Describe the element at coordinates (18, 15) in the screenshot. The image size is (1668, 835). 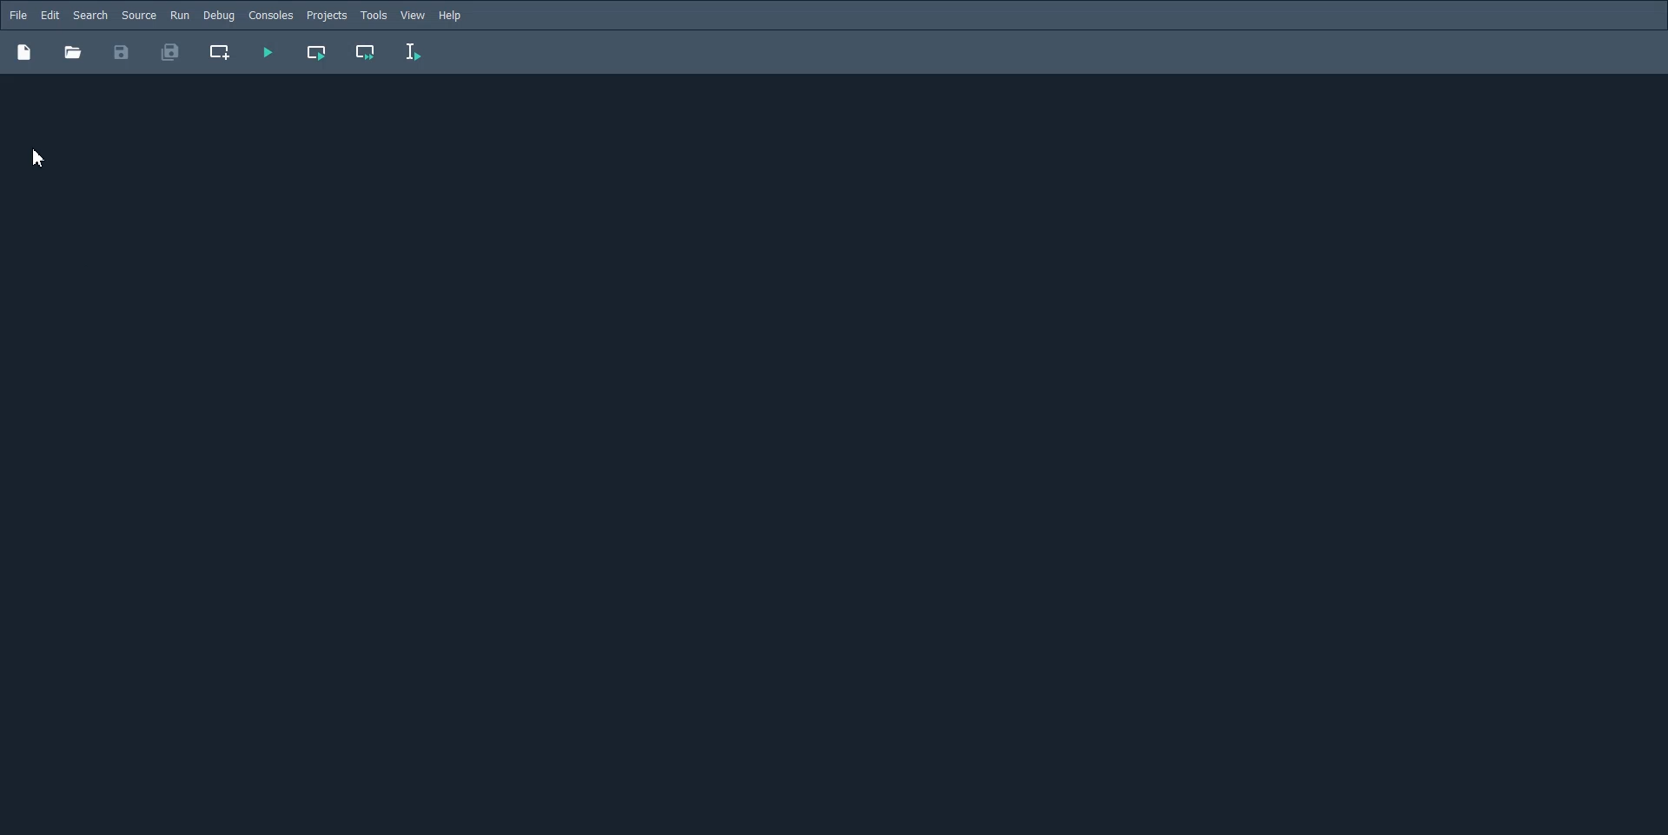
I see `File` at that location.